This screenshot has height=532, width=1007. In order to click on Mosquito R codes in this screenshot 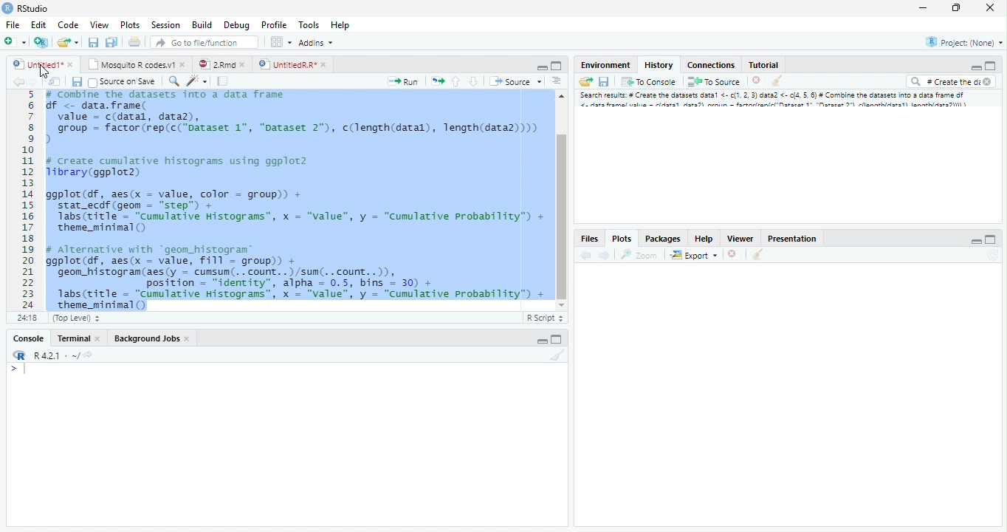, I will do `click(139, 64)`.